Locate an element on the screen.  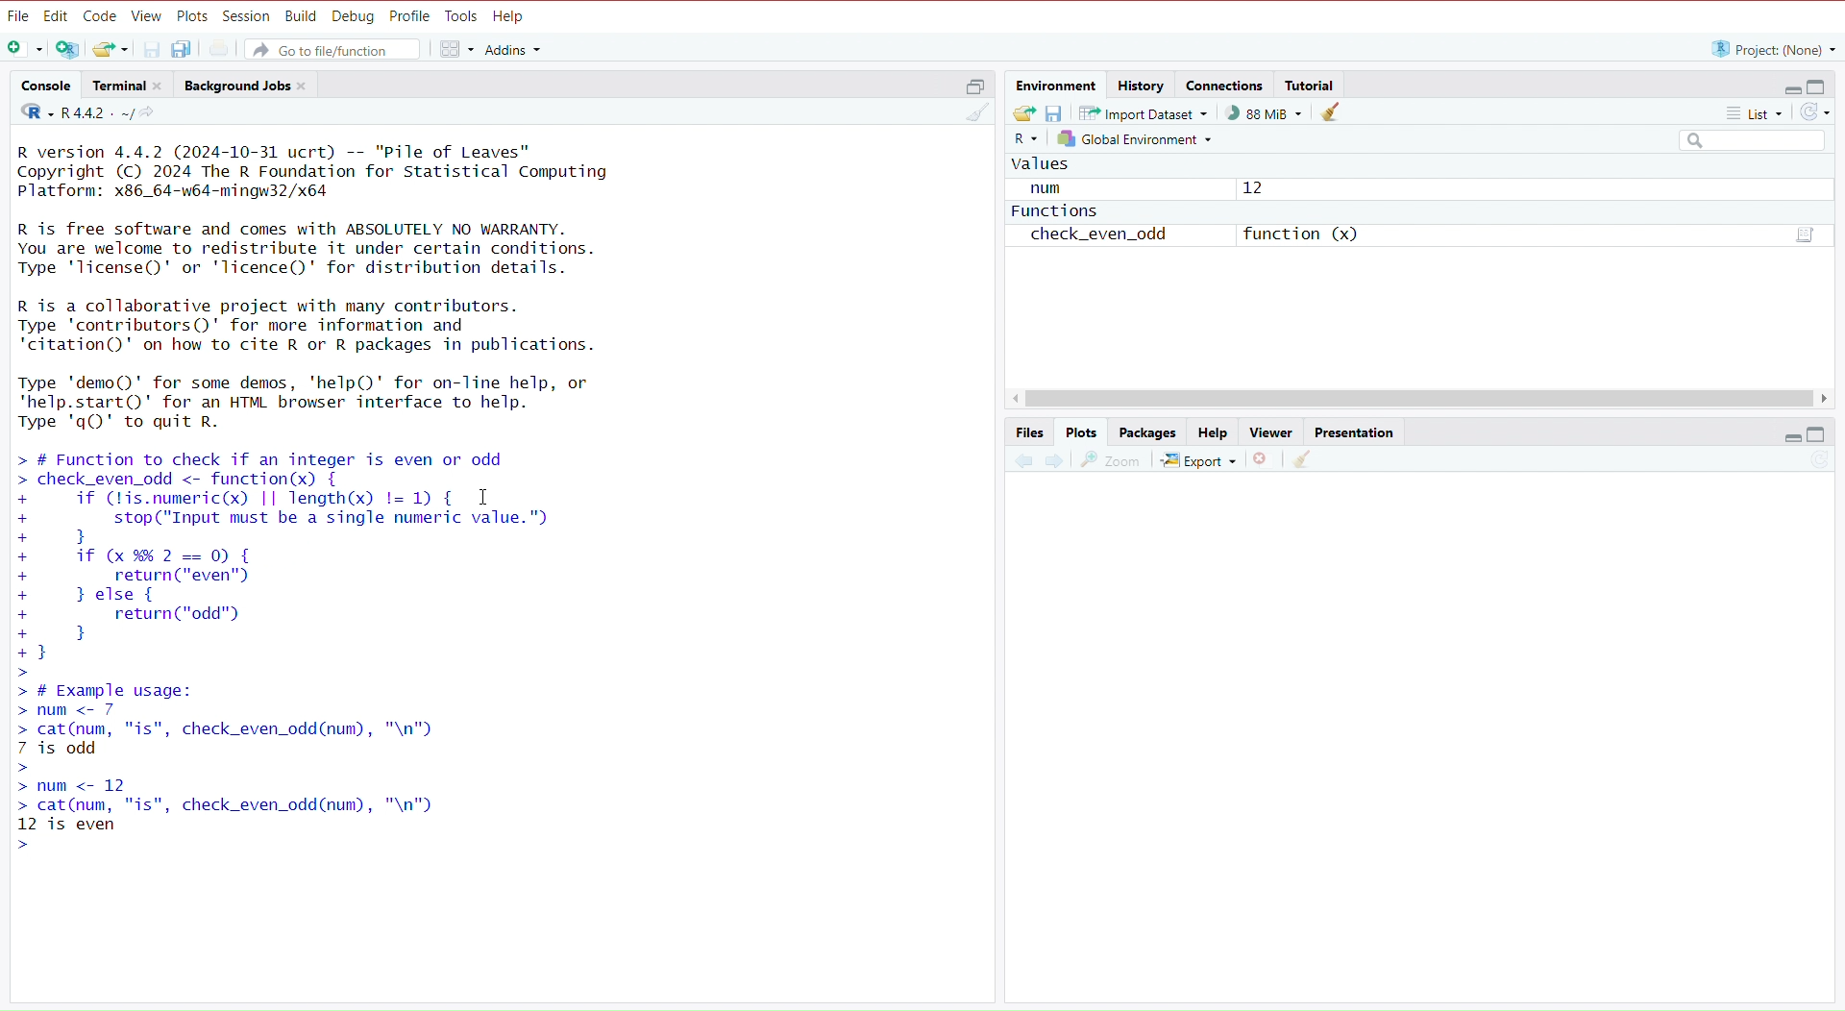
function(x) is located at coordinates (1300, 234).